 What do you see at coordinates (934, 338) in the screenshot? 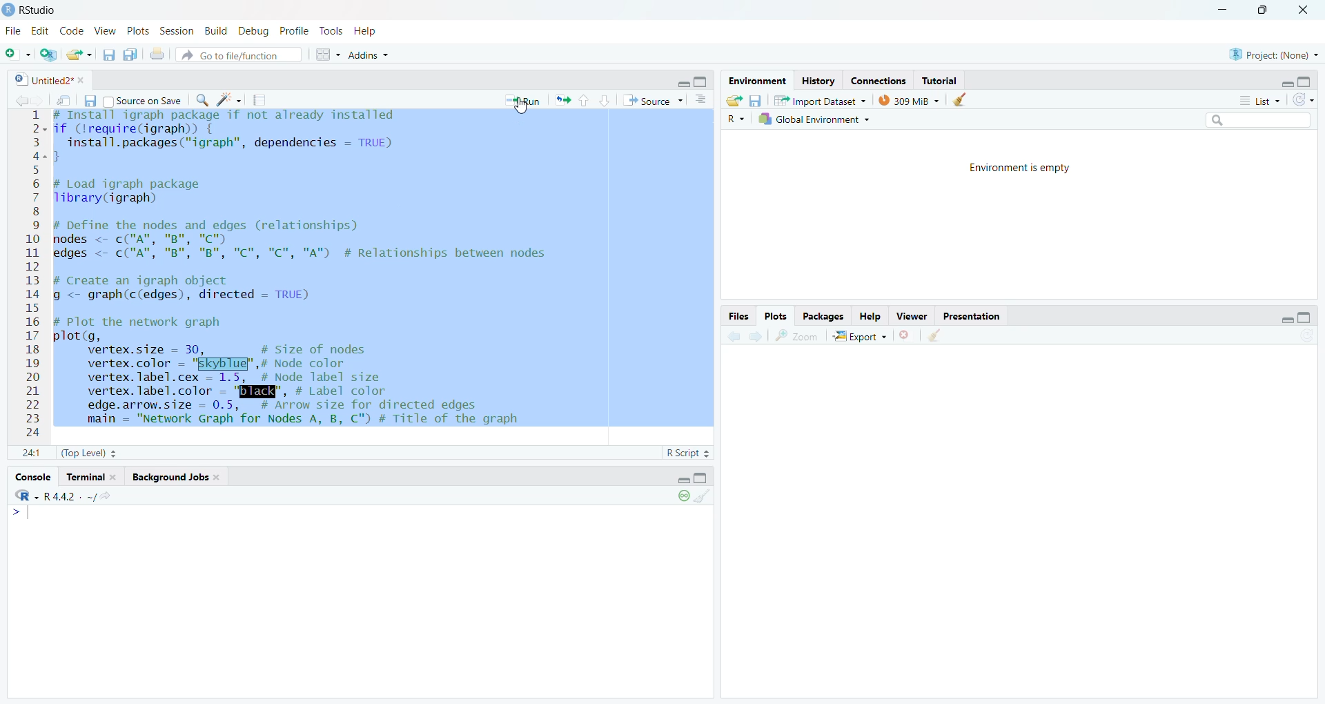
I see `clear` at bounding box center [934, 338].